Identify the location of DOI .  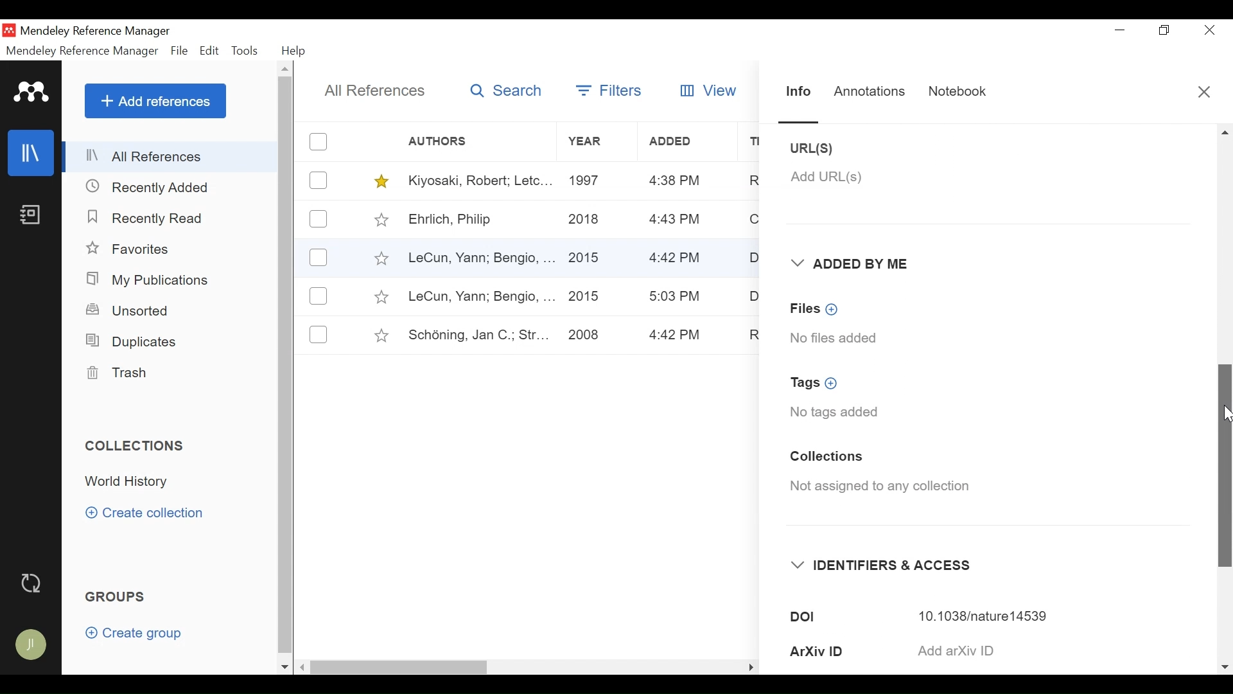
(992, 616).